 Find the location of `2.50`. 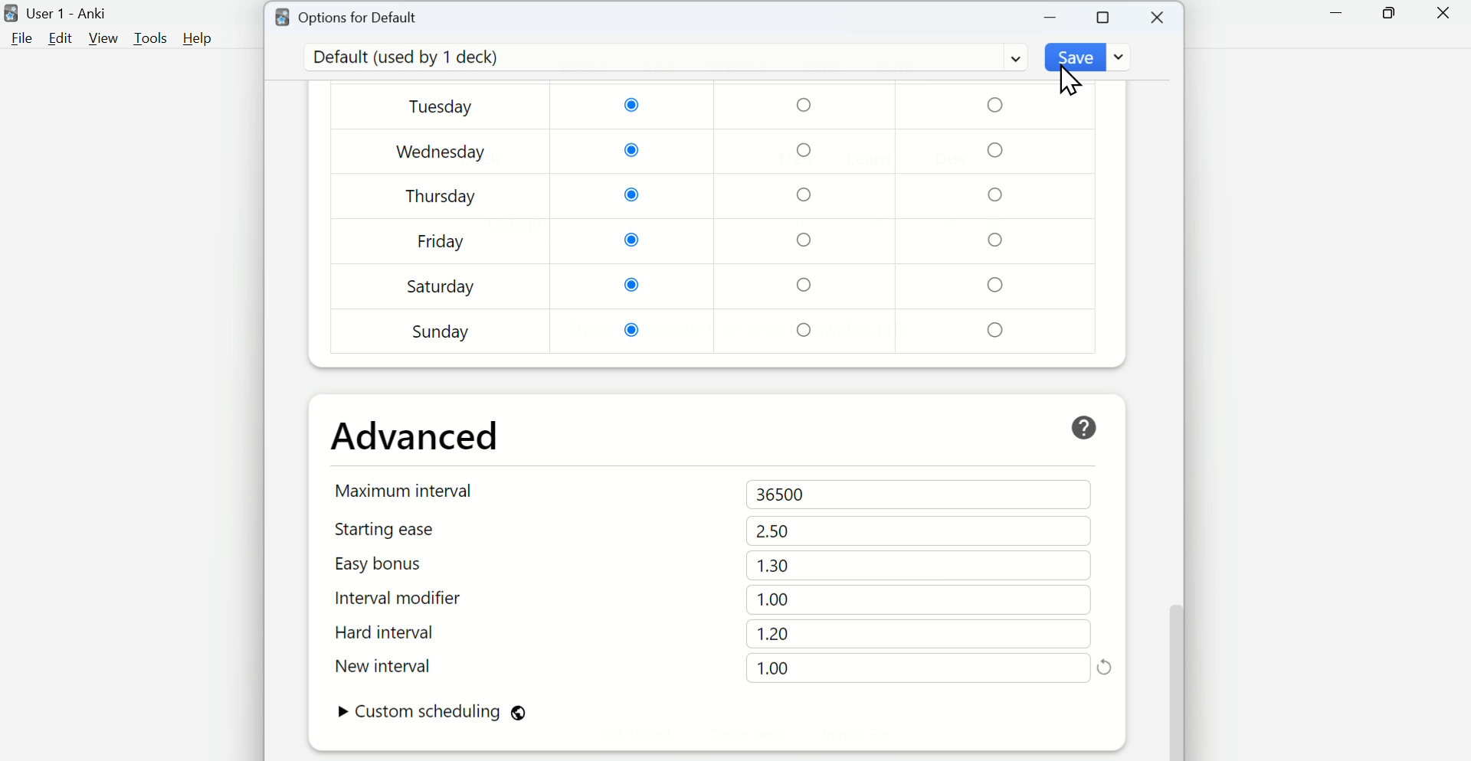

2.50 is located at coordinates (773, 531).